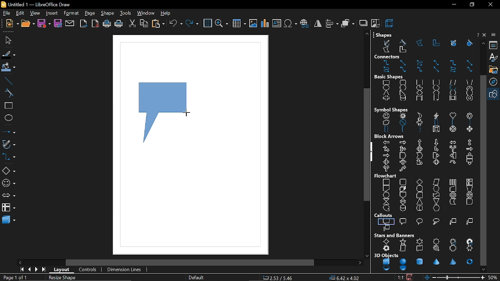 The width and height of the screenshot is (500, 281). I want to click on export as pdf, so click(96, 24).